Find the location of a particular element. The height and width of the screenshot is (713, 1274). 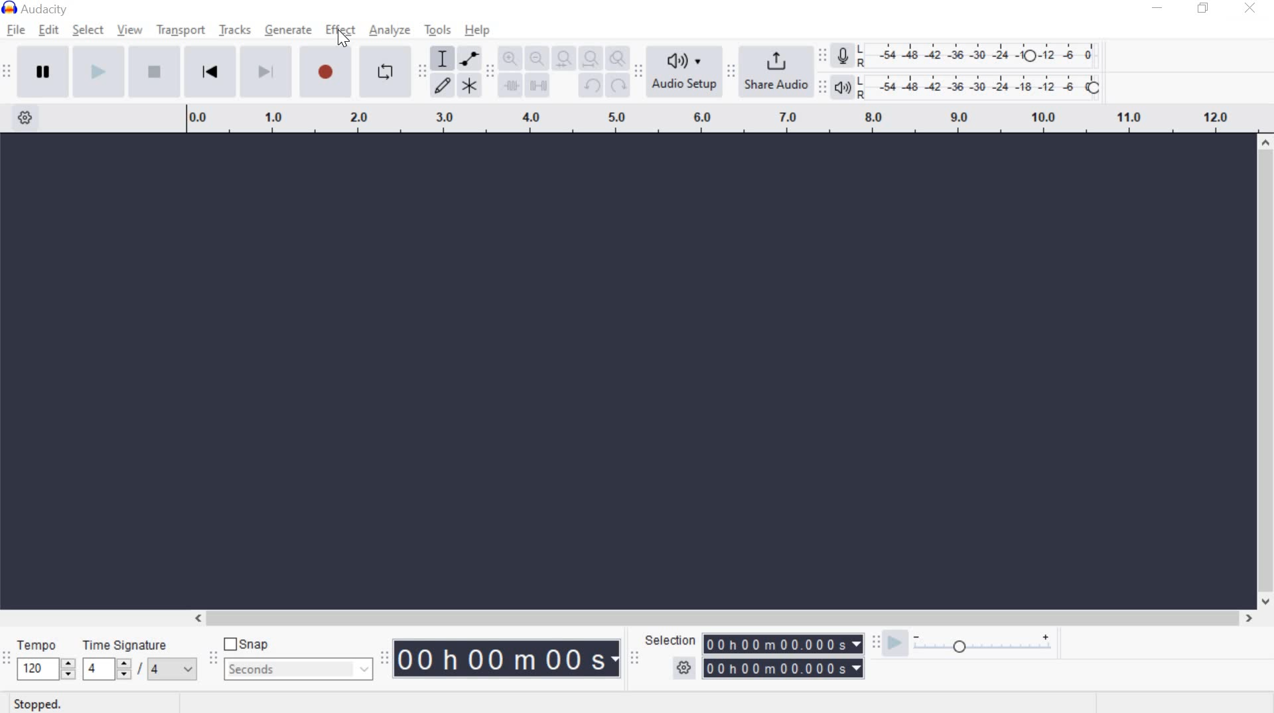

Time signature toolbar is located at coordinates (8, 654).